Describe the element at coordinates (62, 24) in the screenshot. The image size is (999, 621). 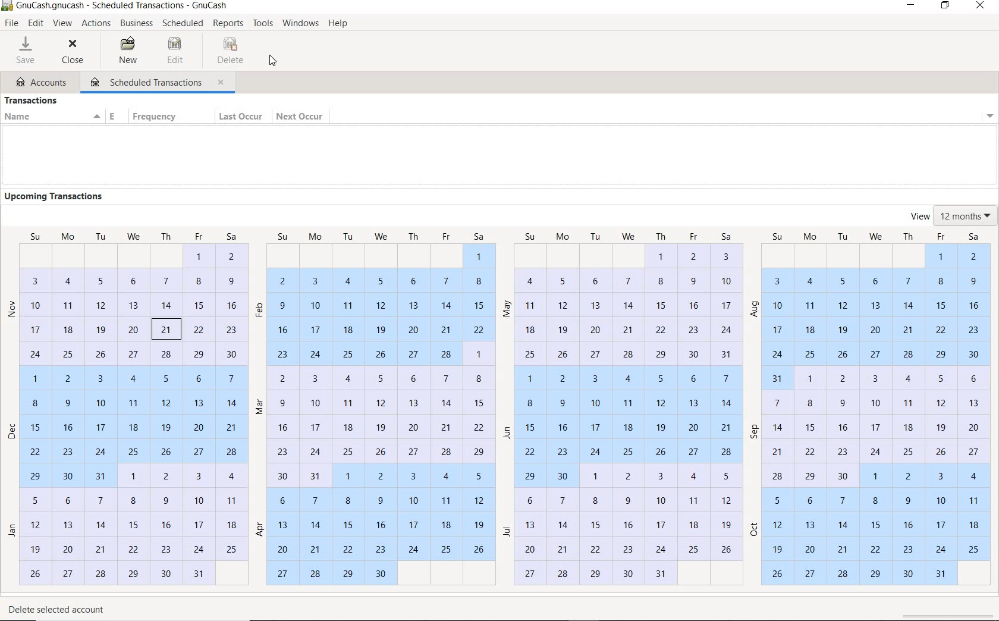
I see `VIEW` at that location.